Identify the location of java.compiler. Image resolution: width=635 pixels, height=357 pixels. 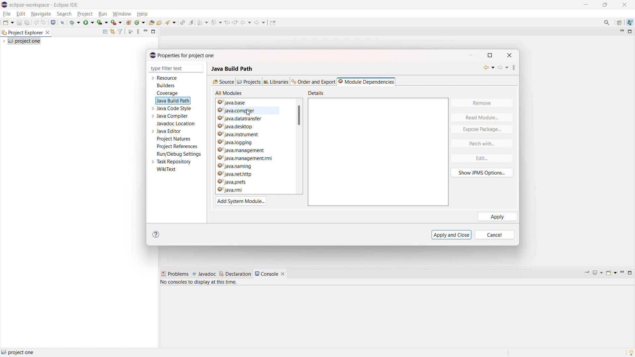
(253, 111).